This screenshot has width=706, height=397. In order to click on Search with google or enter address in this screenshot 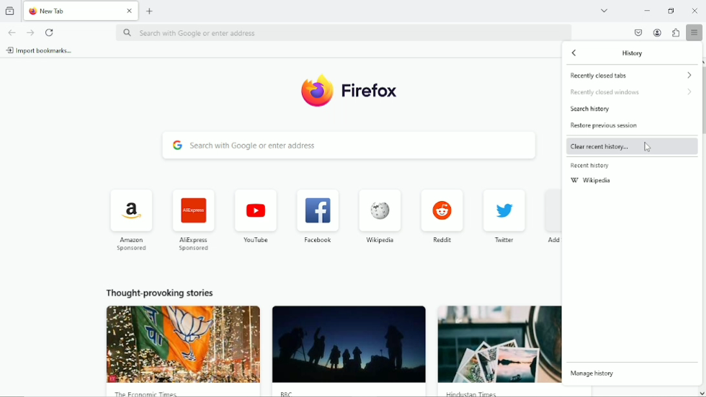, I will do `click(350, 145)`.